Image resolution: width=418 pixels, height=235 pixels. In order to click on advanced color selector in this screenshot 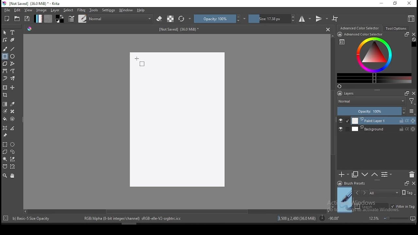, I will do `click(373, 57)`.